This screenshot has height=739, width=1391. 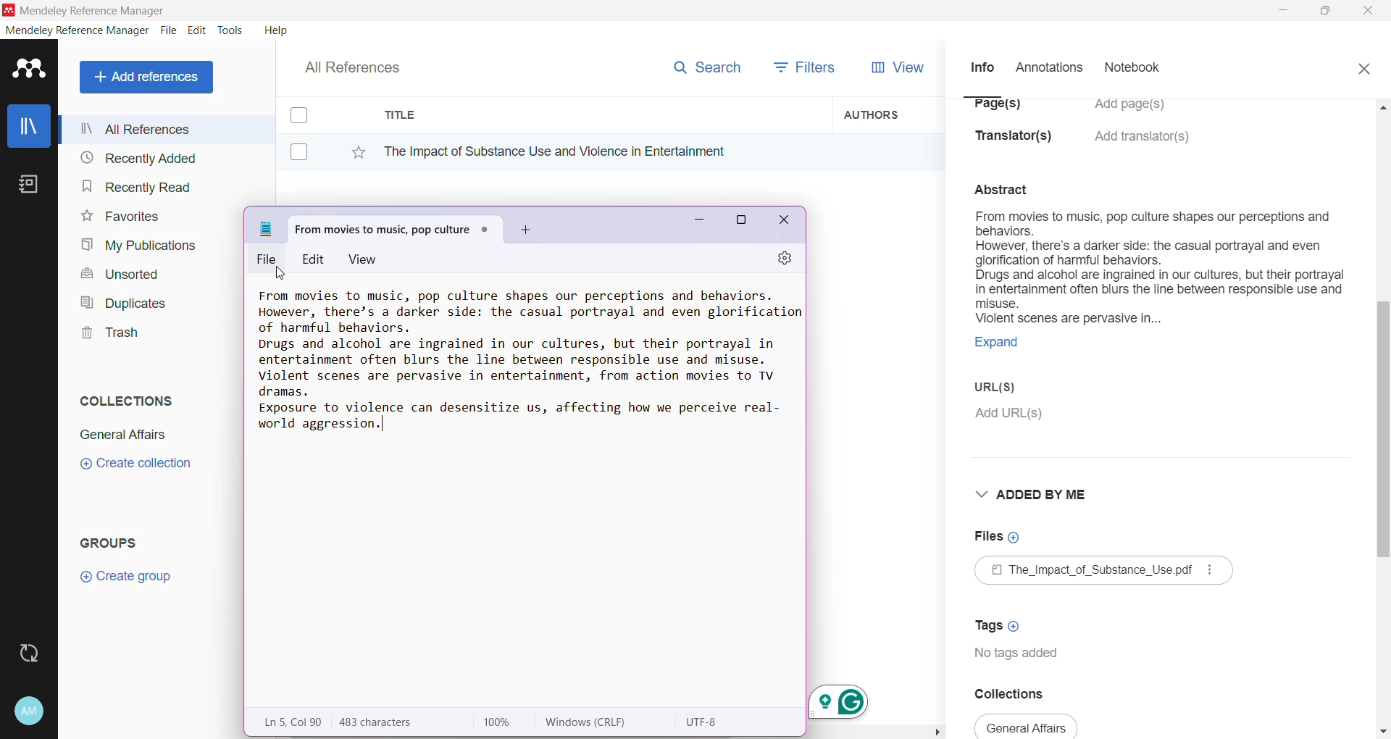 I want to click on Click to Add translators, so click(x=1144, y=145).